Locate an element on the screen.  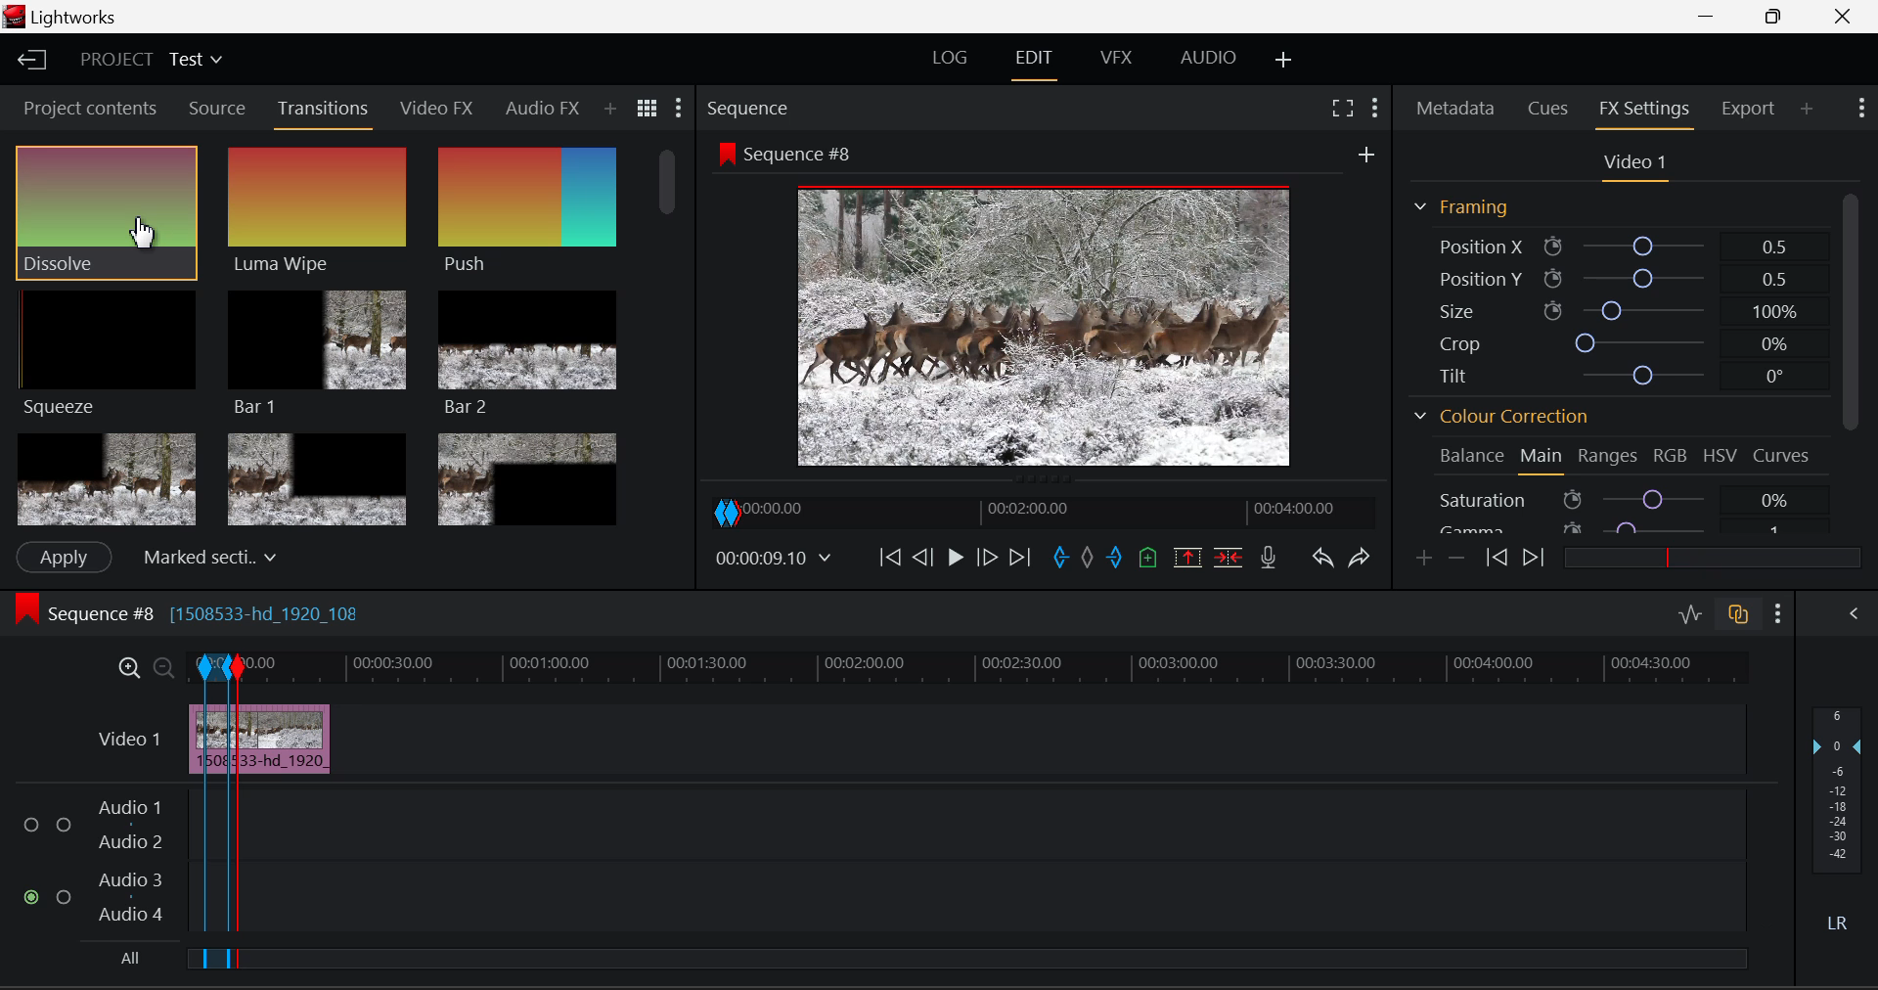
Scroll Bar is located at coordinates (672, 332).